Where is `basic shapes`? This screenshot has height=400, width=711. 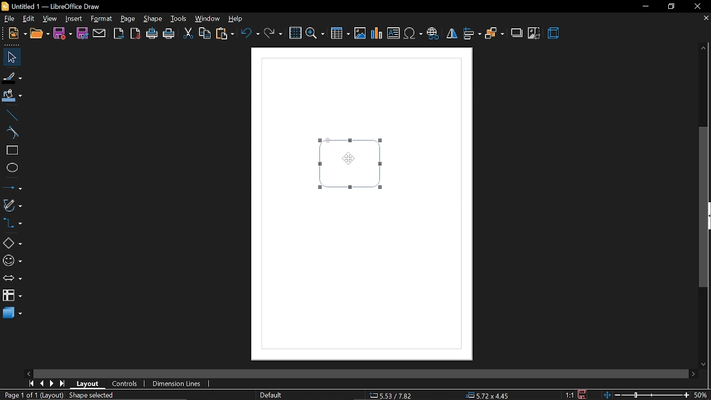
basic shapes is located at coordinates (12, 244).